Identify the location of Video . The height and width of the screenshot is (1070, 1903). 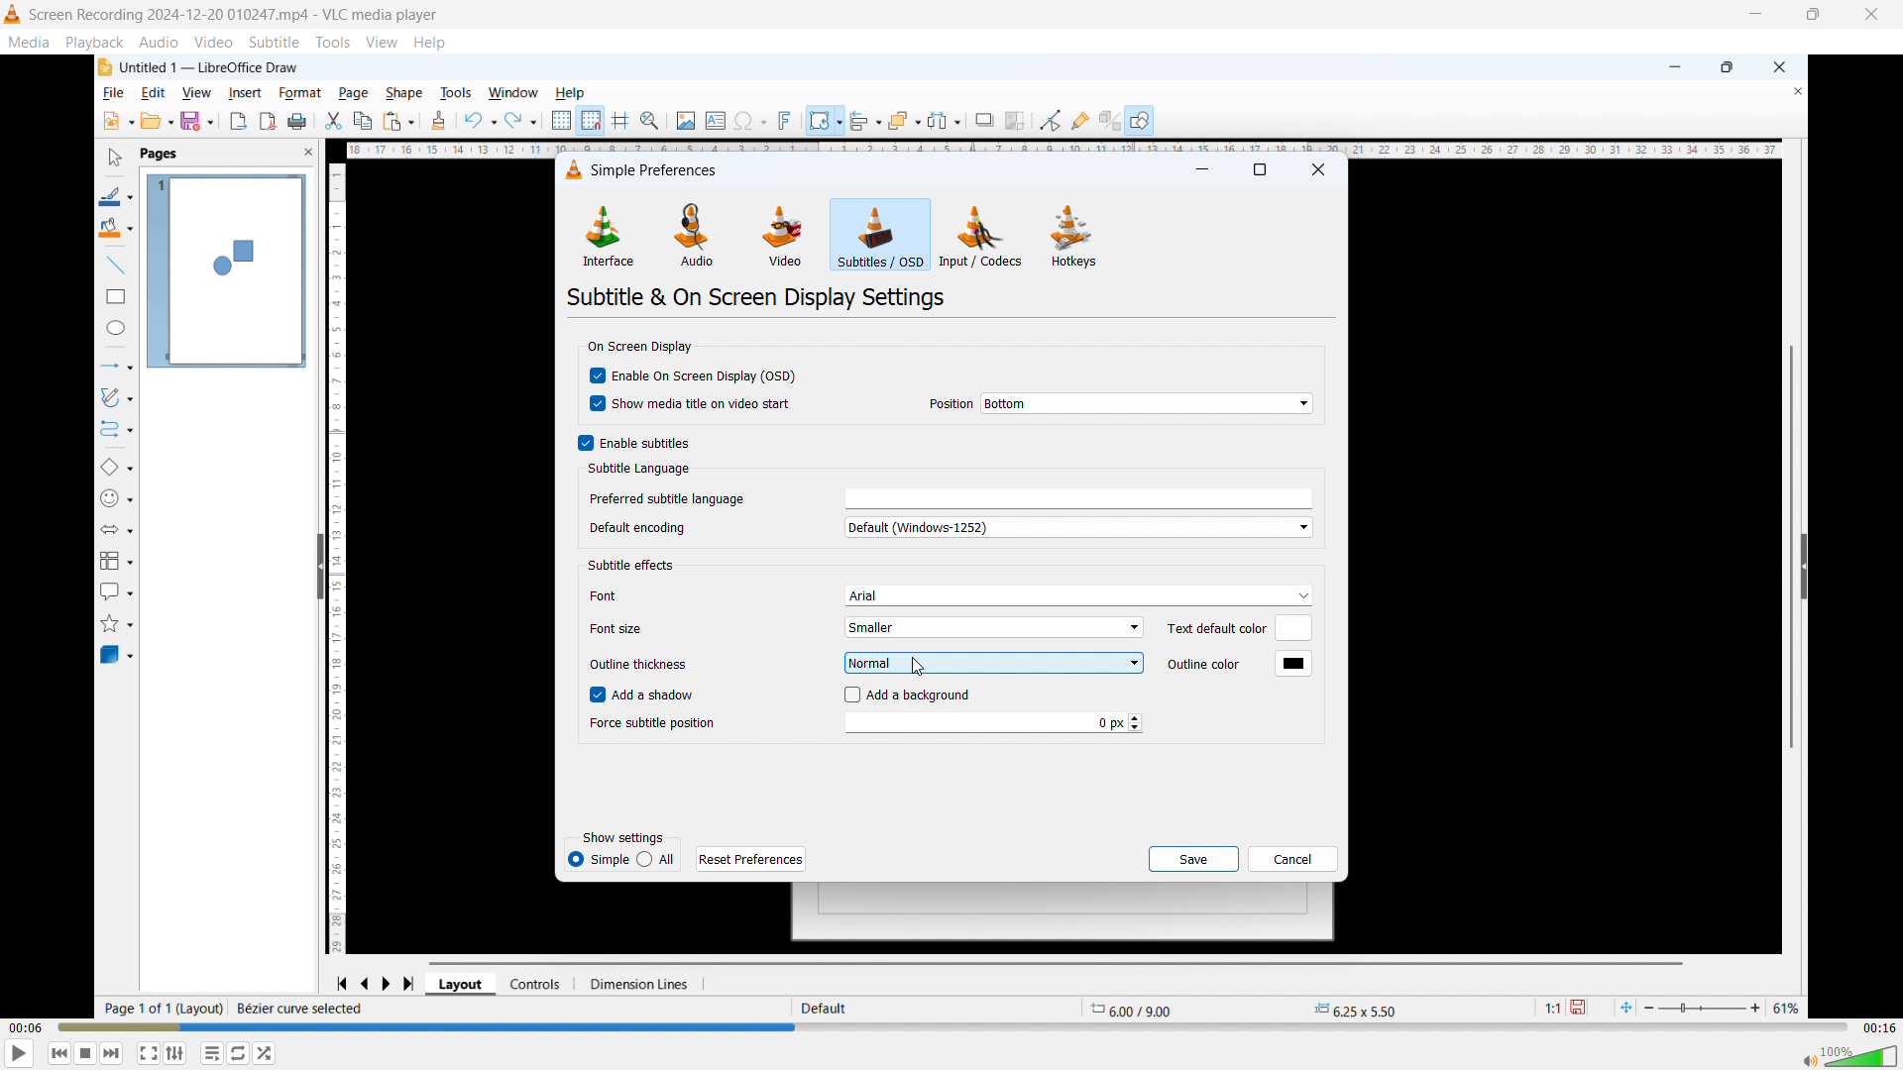
(782, 235).